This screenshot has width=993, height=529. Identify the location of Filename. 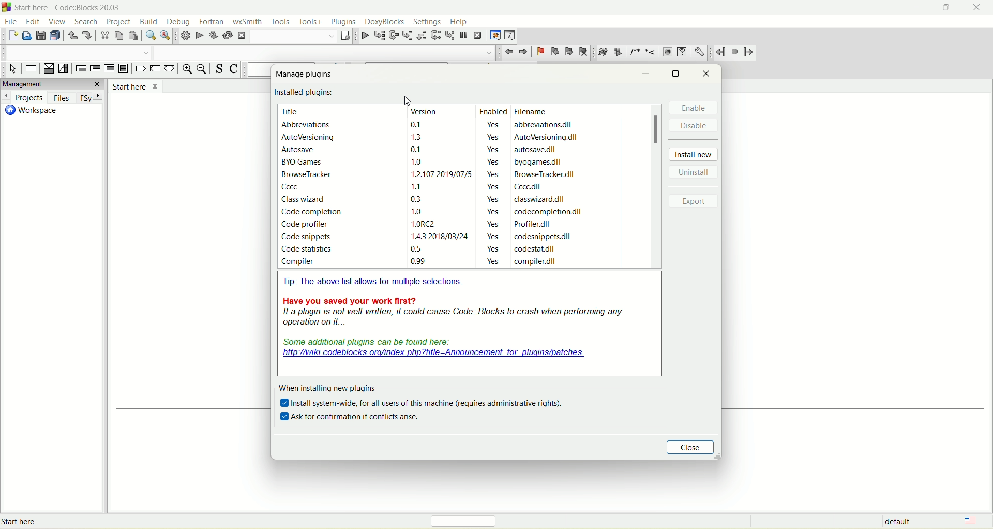
(535, 112).